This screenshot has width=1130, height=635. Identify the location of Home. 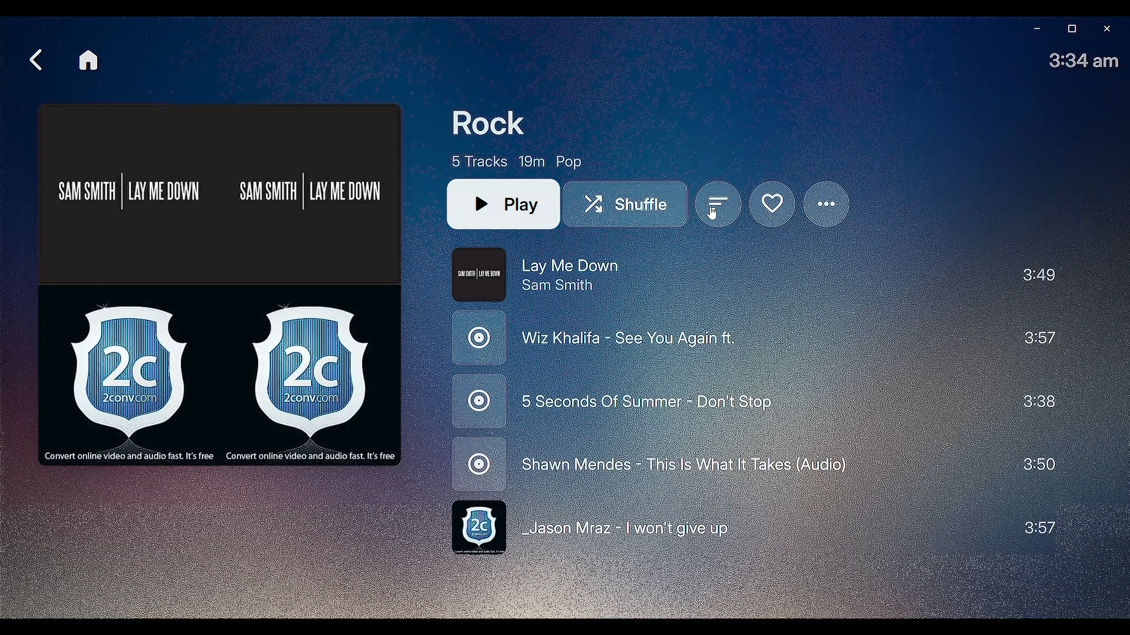
(89, 60).